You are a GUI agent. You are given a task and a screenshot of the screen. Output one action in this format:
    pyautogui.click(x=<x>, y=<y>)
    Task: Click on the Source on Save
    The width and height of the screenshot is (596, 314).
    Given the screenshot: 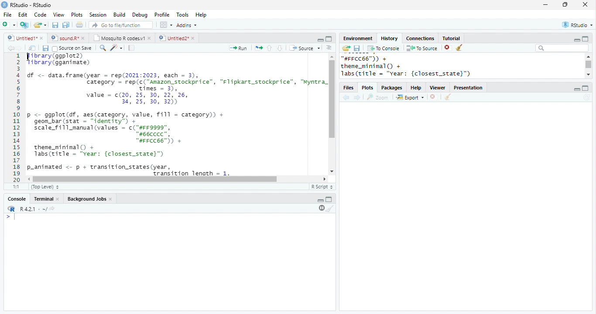 What is the action you would take?
    pyautogui.click(x=72, y=48)
    